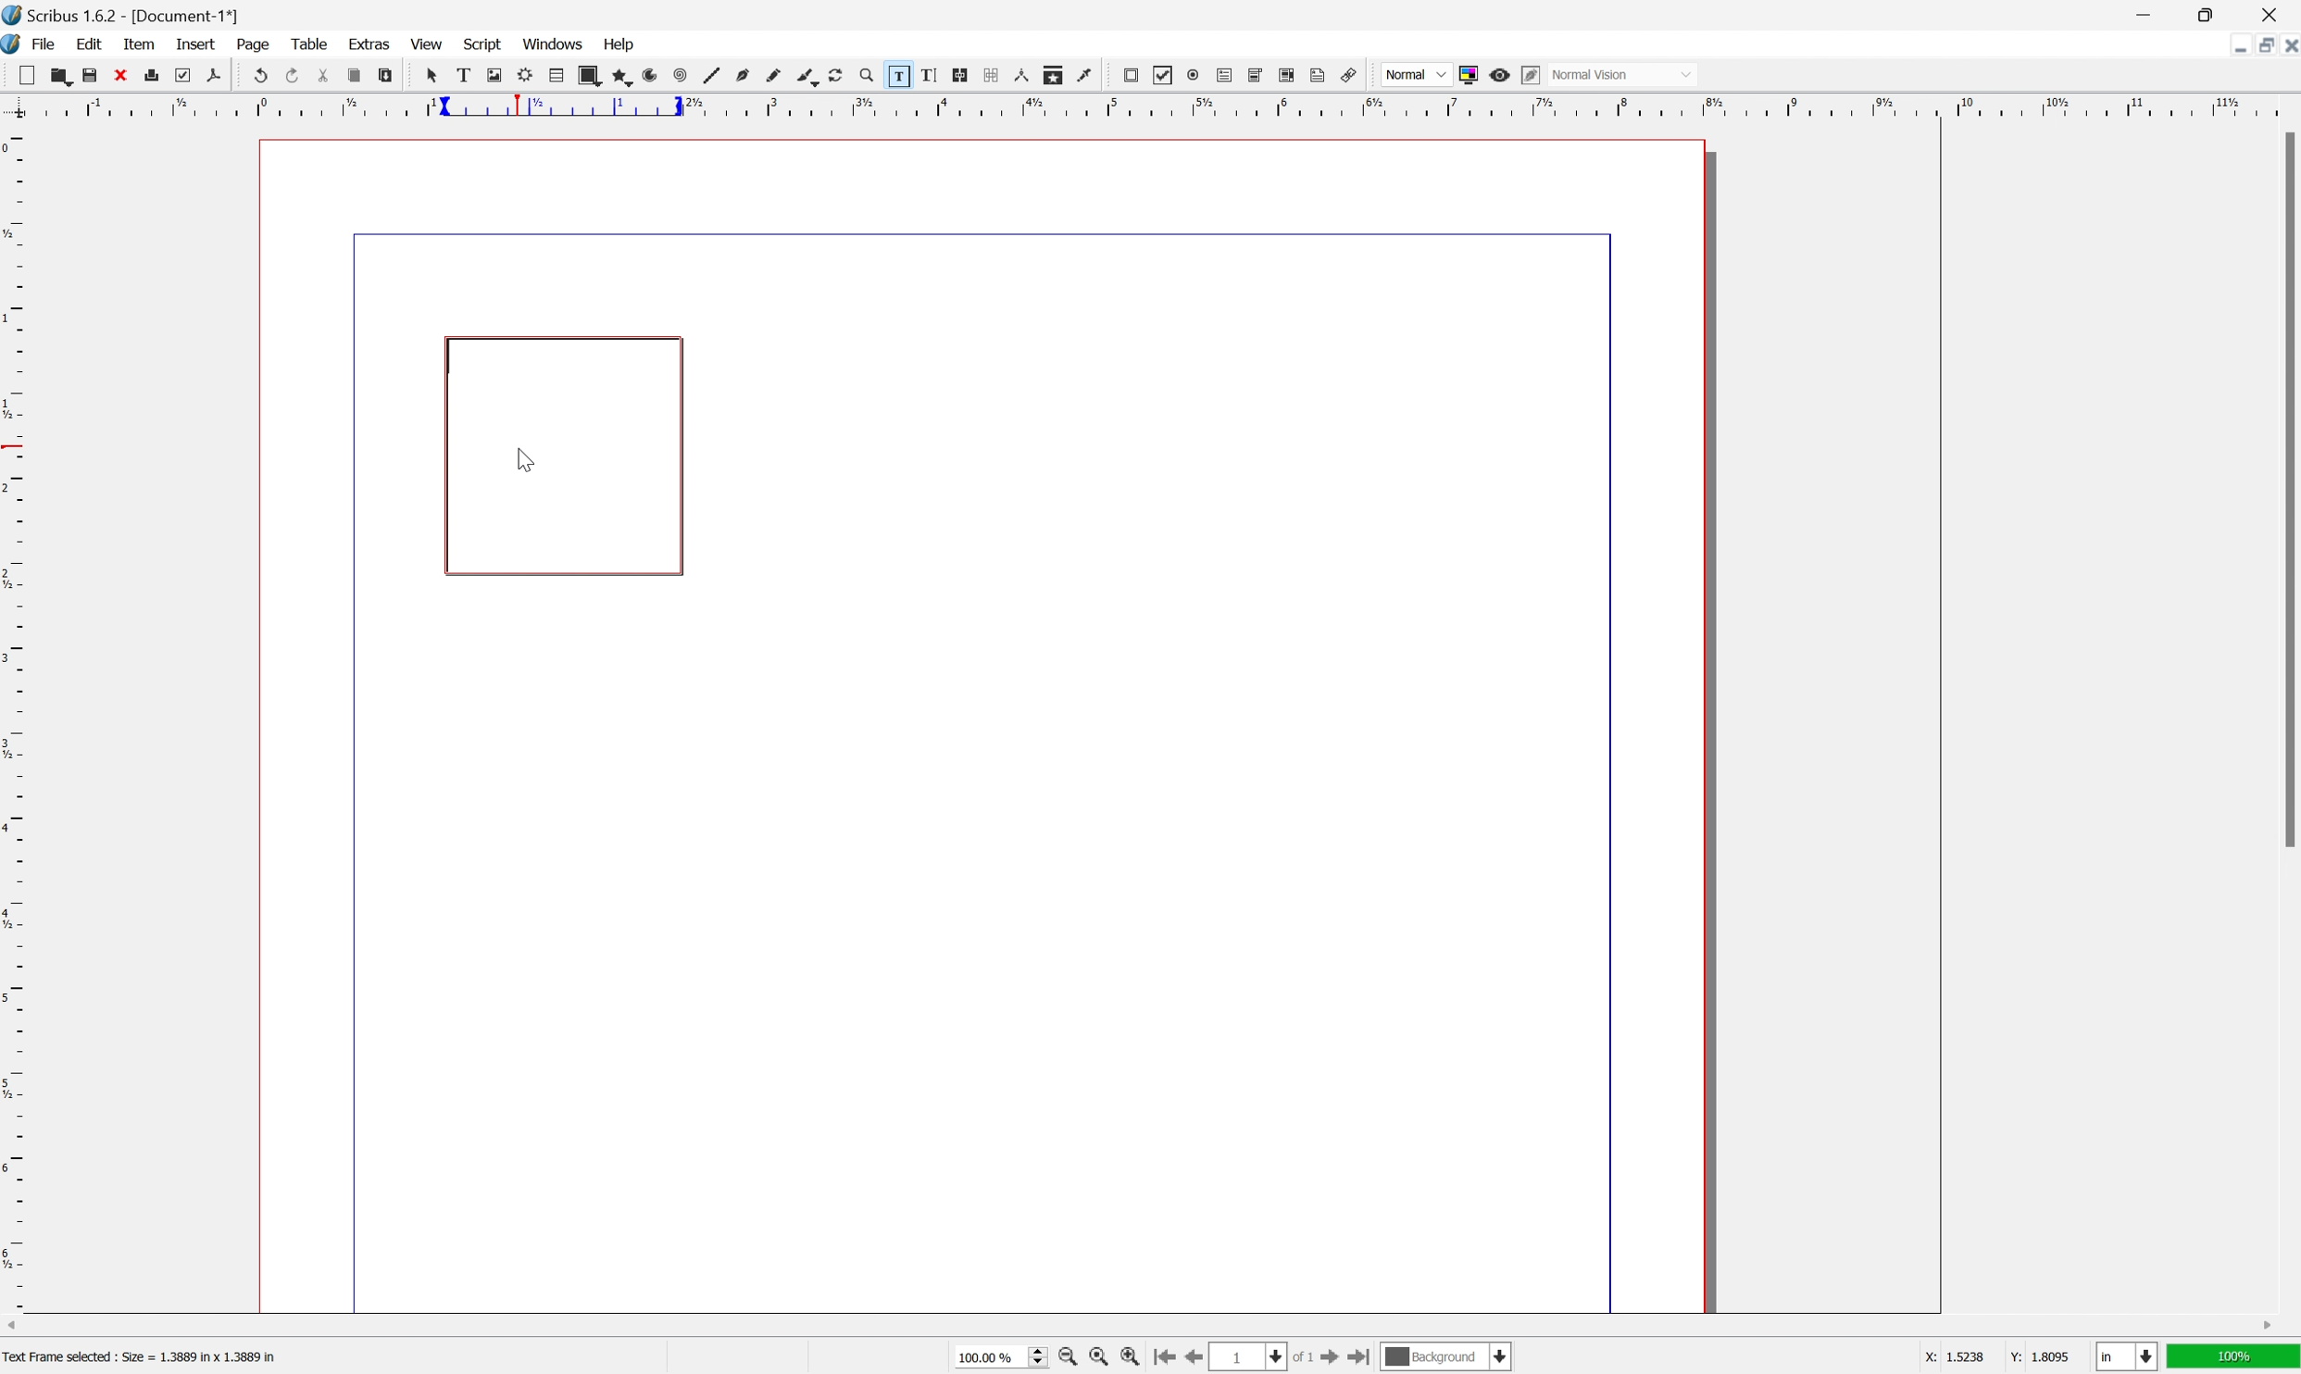  Describe the element at coordinates (1447, 1358) in the screenshot. I see `select current layer` at that location.